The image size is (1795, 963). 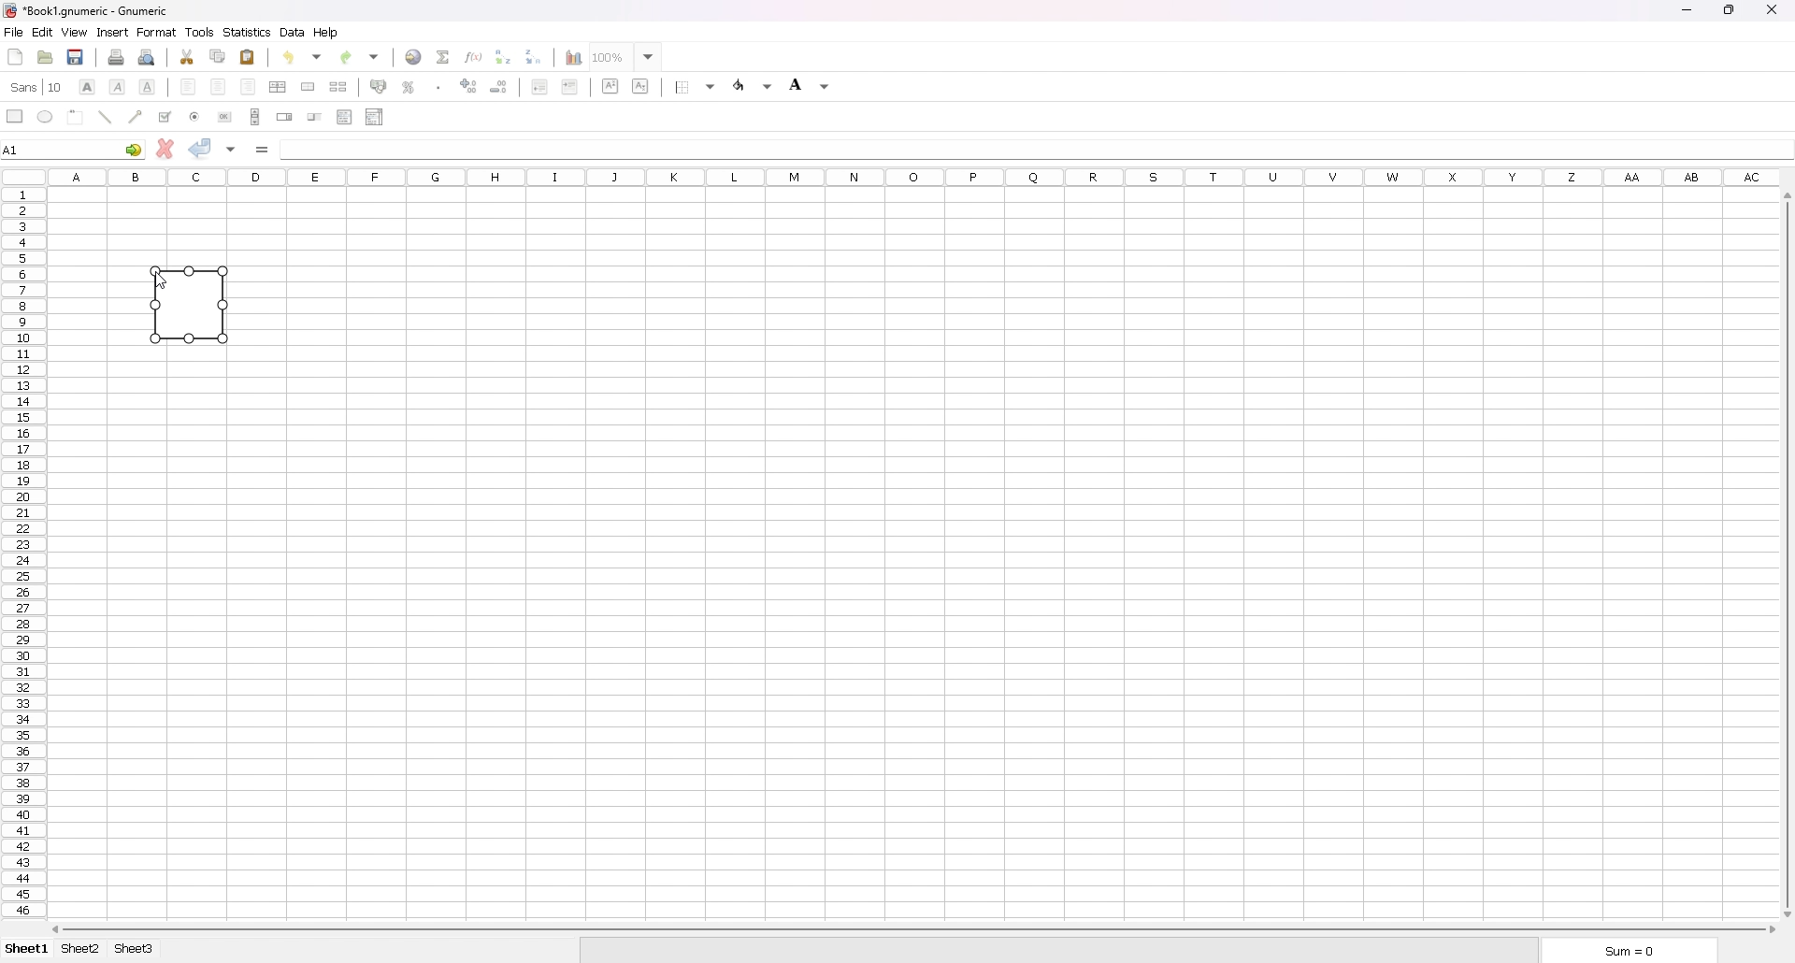 What do you see at coordinates (470, 84) in the screenshot?
I see `increase decimals` at bounding box center [470, 84].